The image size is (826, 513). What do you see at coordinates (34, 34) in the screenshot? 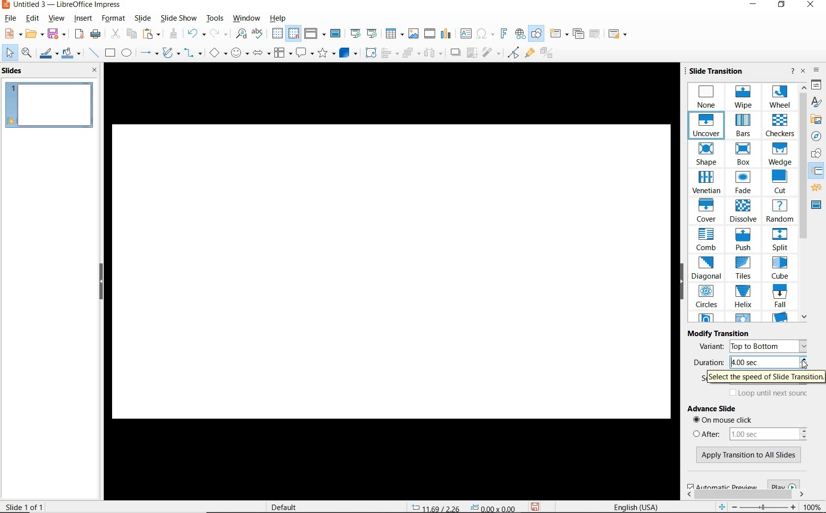
I see `OPEN` at bounding box center [34, 34].